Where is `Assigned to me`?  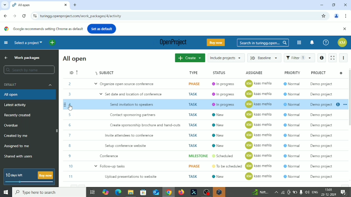
Assigned to me is located at coordinates (17, 146).